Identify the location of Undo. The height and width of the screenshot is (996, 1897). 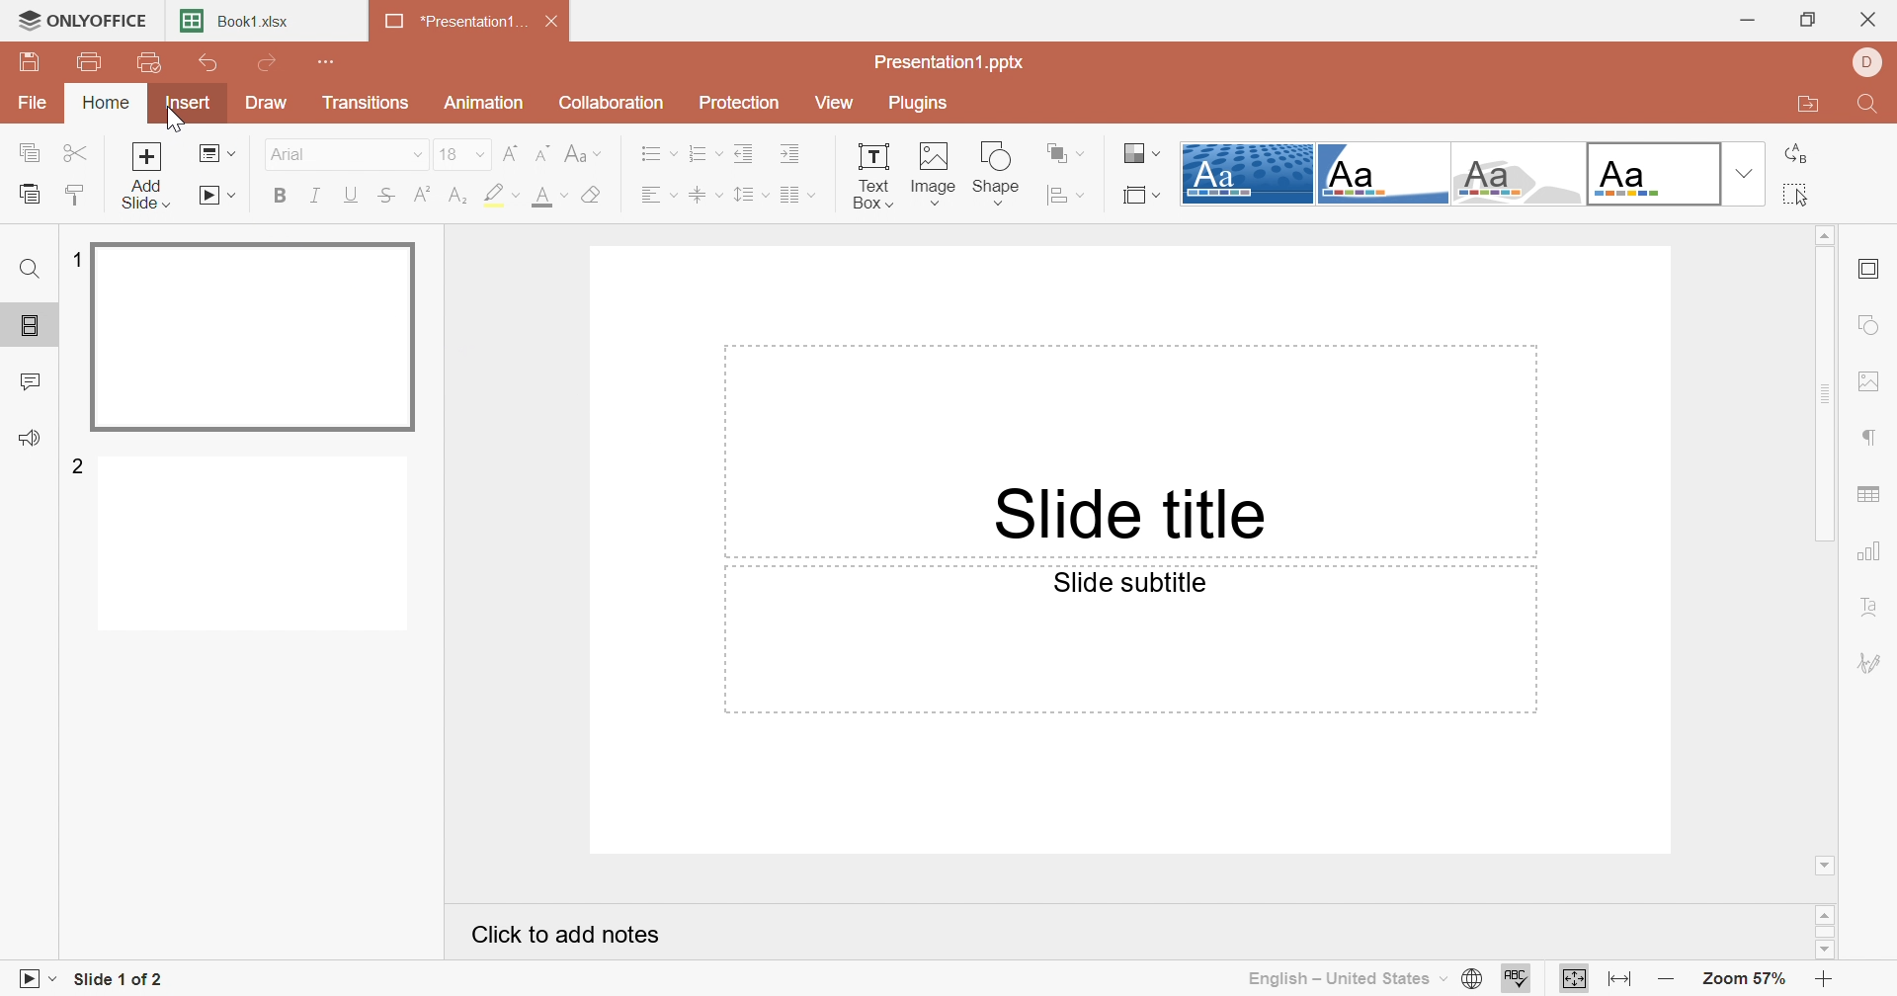
(208, 67).